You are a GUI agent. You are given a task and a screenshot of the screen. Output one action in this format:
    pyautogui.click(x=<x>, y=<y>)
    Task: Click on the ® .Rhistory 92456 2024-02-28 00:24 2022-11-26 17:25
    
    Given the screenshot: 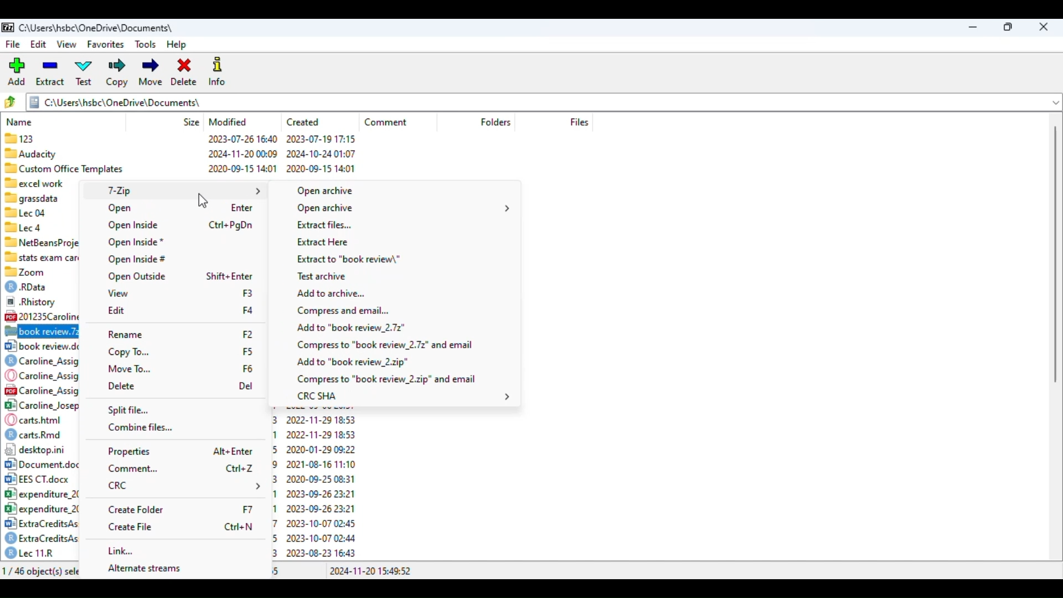 What is the action you would take?
    pyautogui.click(x=40, y=301)
    